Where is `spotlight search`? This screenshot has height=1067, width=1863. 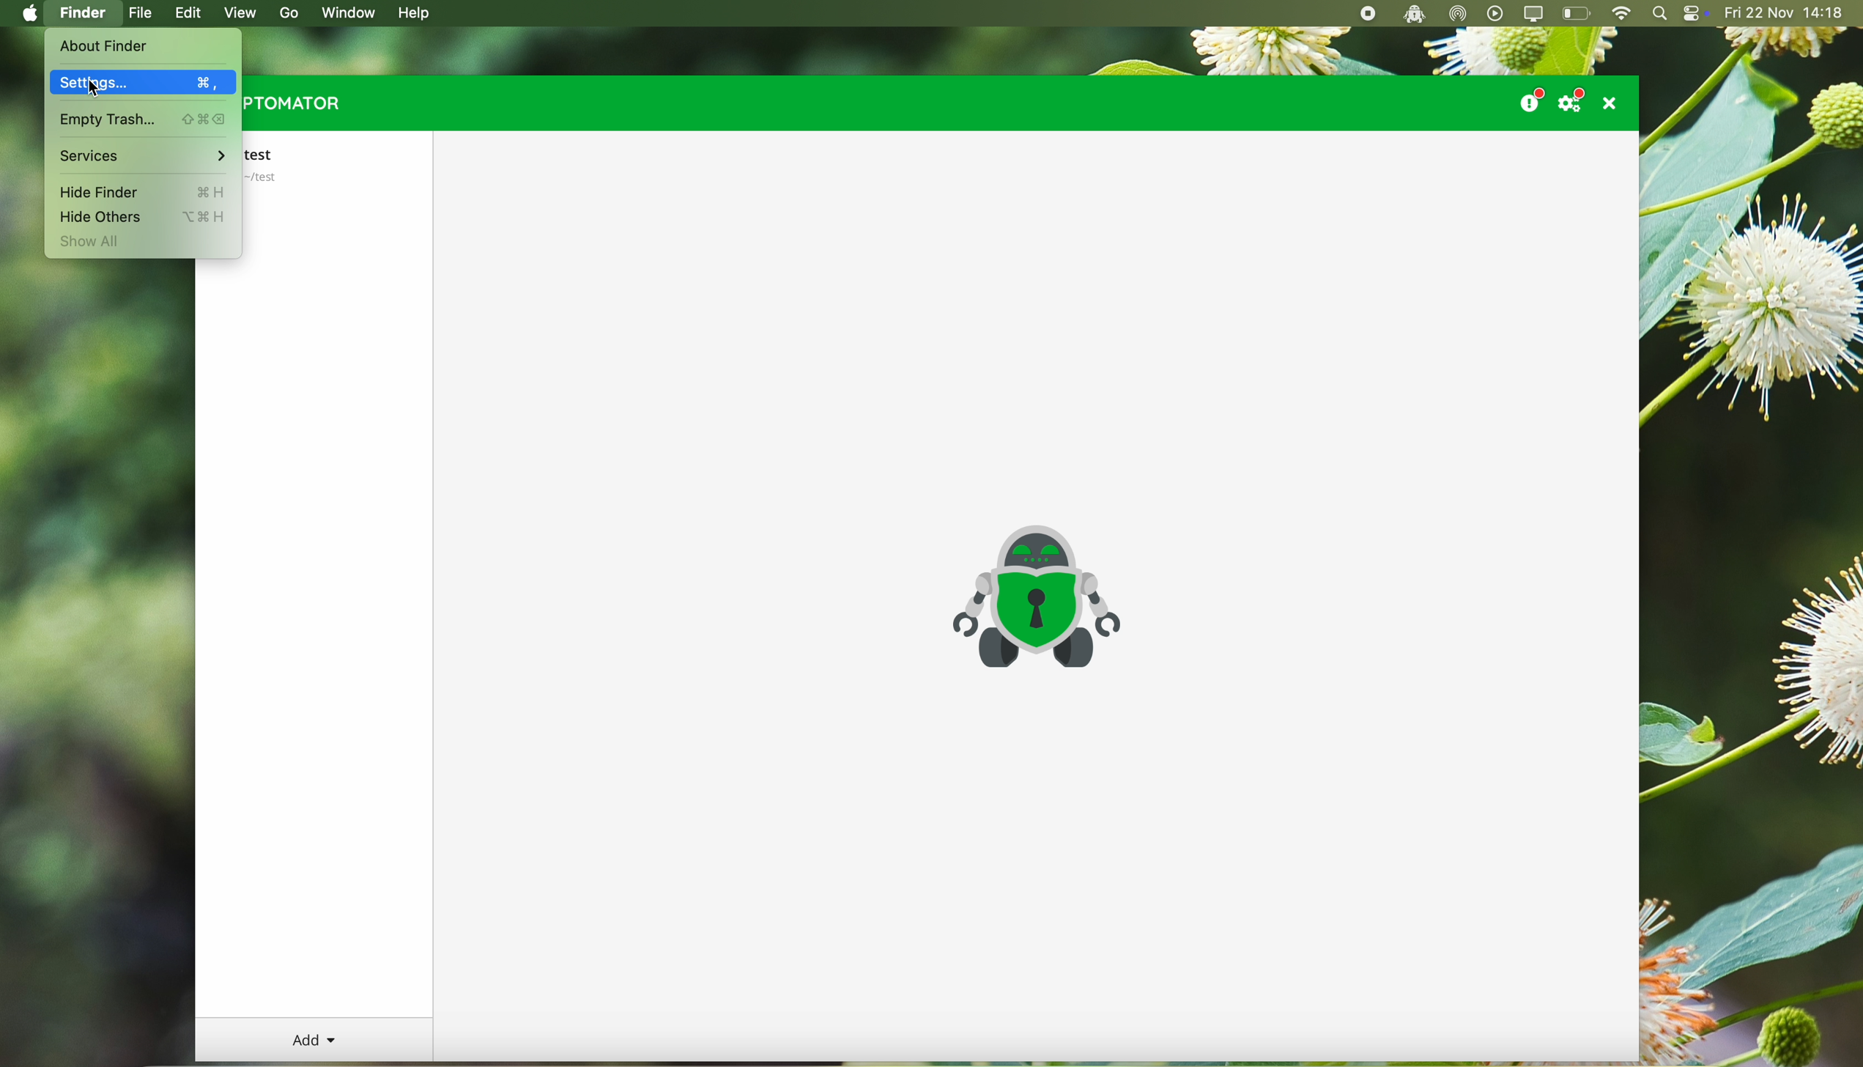 spotlight search is located at coordinates (1659, 14).